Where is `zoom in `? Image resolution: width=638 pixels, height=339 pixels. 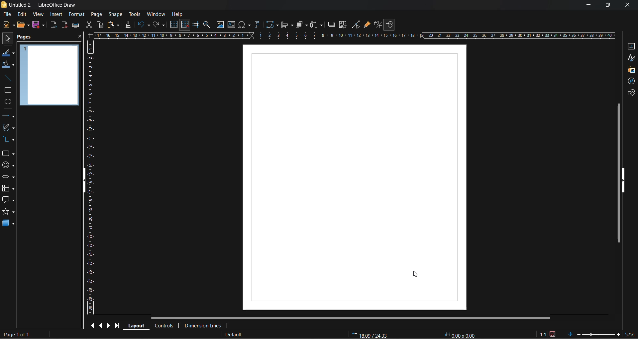
zoom in  is located at coordinates (616, 335).